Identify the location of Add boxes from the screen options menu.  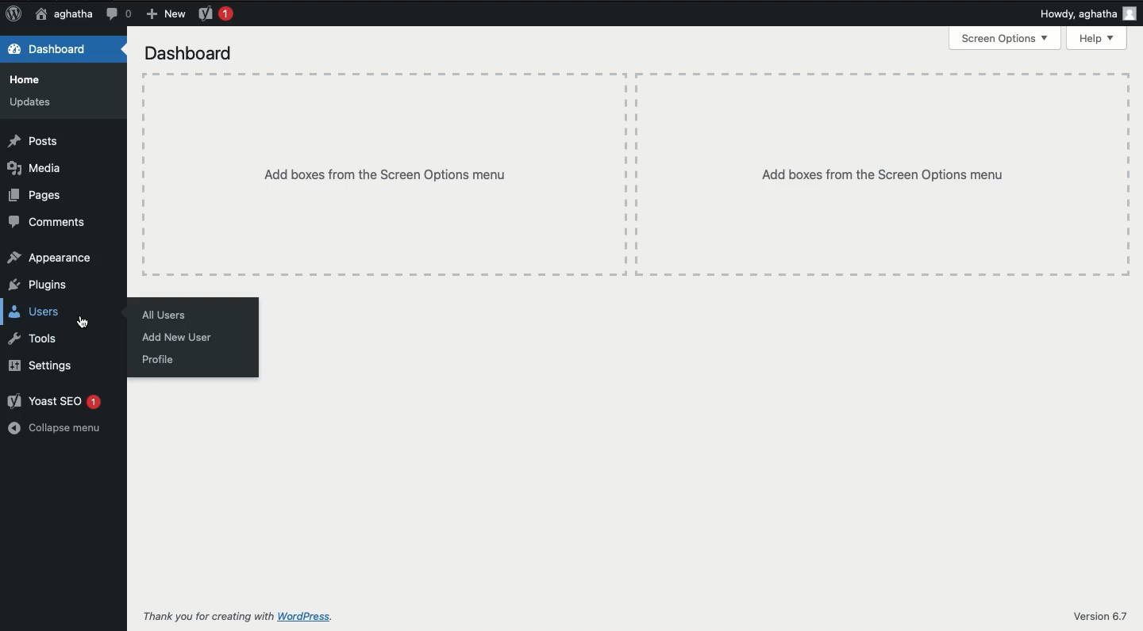
(385, 174).